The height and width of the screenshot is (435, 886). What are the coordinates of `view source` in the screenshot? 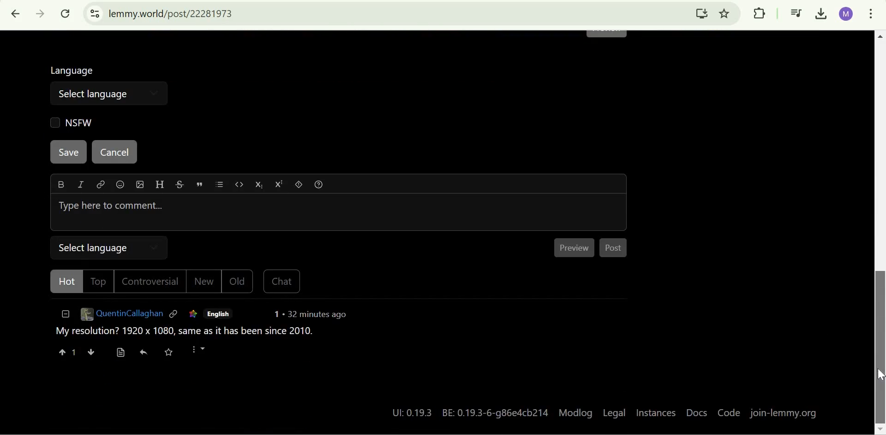 It's located at (120, 353).